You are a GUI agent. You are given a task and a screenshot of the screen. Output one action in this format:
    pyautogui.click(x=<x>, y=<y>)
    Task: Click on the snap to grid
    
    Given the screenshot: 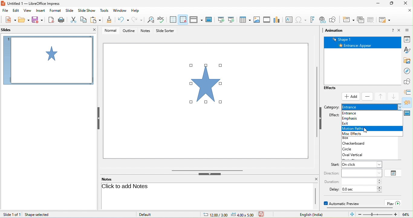 What is the action you would take?
    pyautogui.click(x=183, y=19)
    